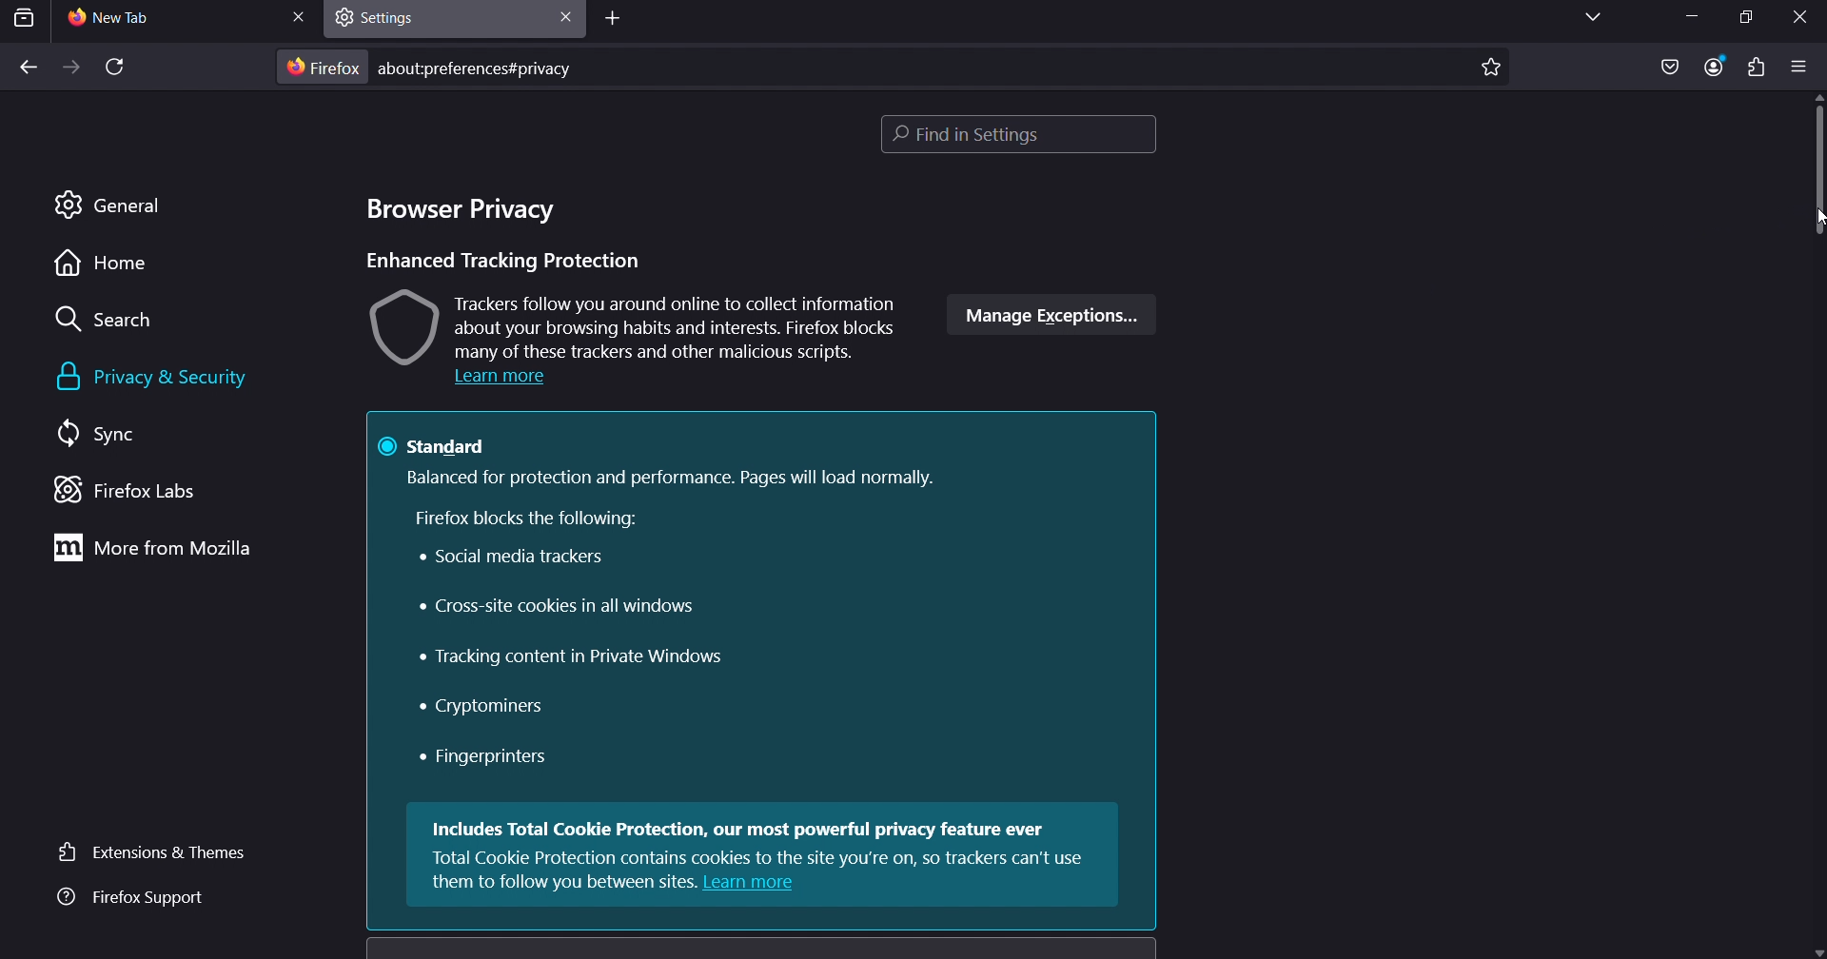 This screenshot has width=1827, height=959. Describe the element at coordinates (1799, 67) in the screenshot. I see `open application menu` at that location.